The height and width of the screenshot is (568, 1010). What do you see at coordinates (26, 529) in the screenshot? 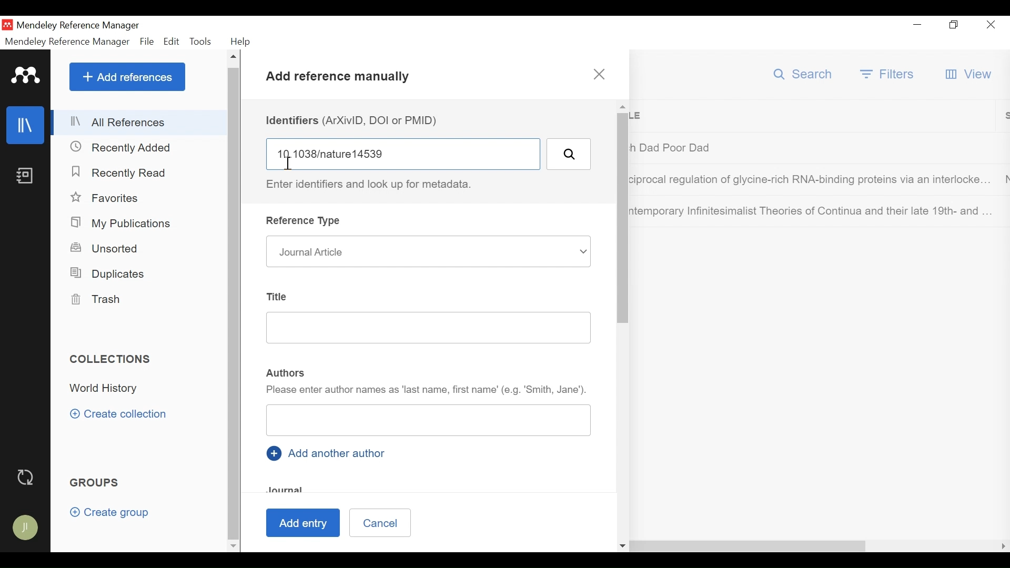
I see `Avatar` at bounding box center [26, 529].